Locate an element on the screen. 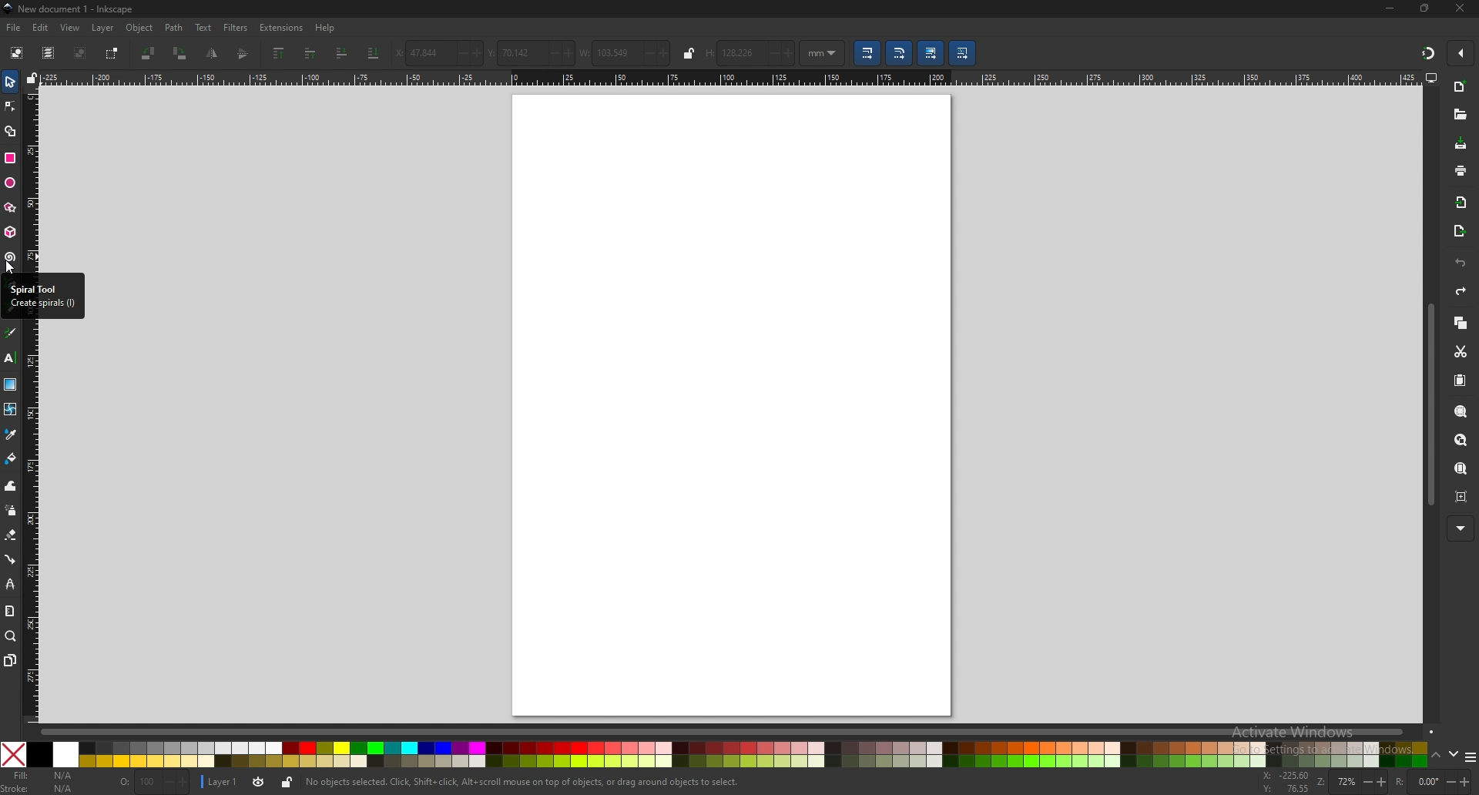 The height and width of the screenshot is (795, 1479). lower selection to bottom is located at coordinates (374, 52).